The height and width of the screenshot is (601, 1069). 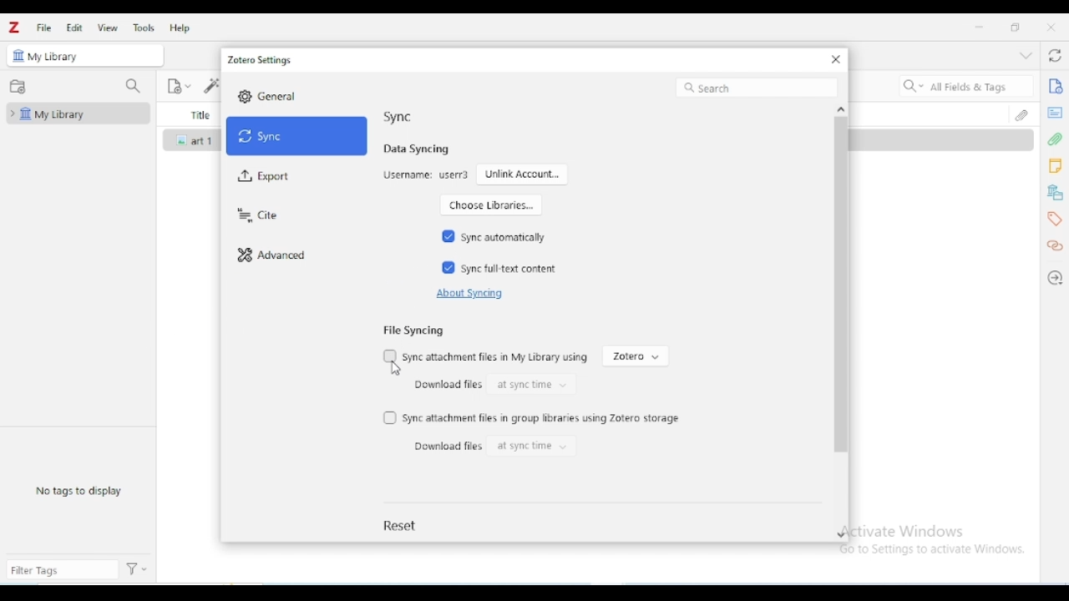 What do you see at coordinates (43, 28) in the screenshot?
I see `file` at bounding box center [43, 28].